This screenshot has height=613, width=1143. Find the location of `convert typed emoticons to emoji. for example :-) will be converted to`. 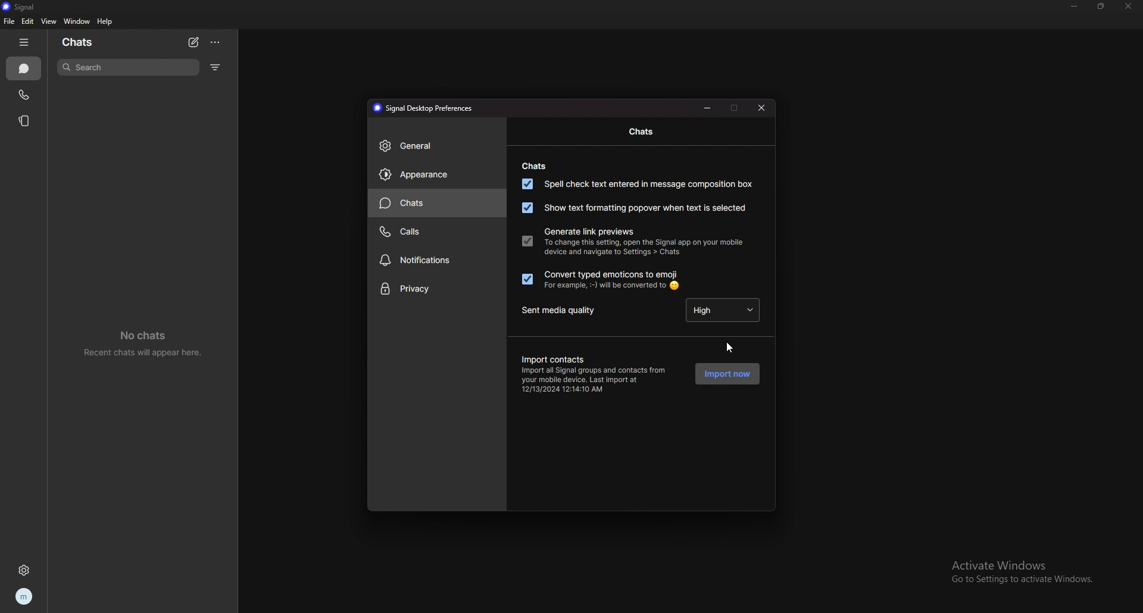

convert typed emoticons to emoji. for example :-) will be converted to is located at coordinates (600, 280).